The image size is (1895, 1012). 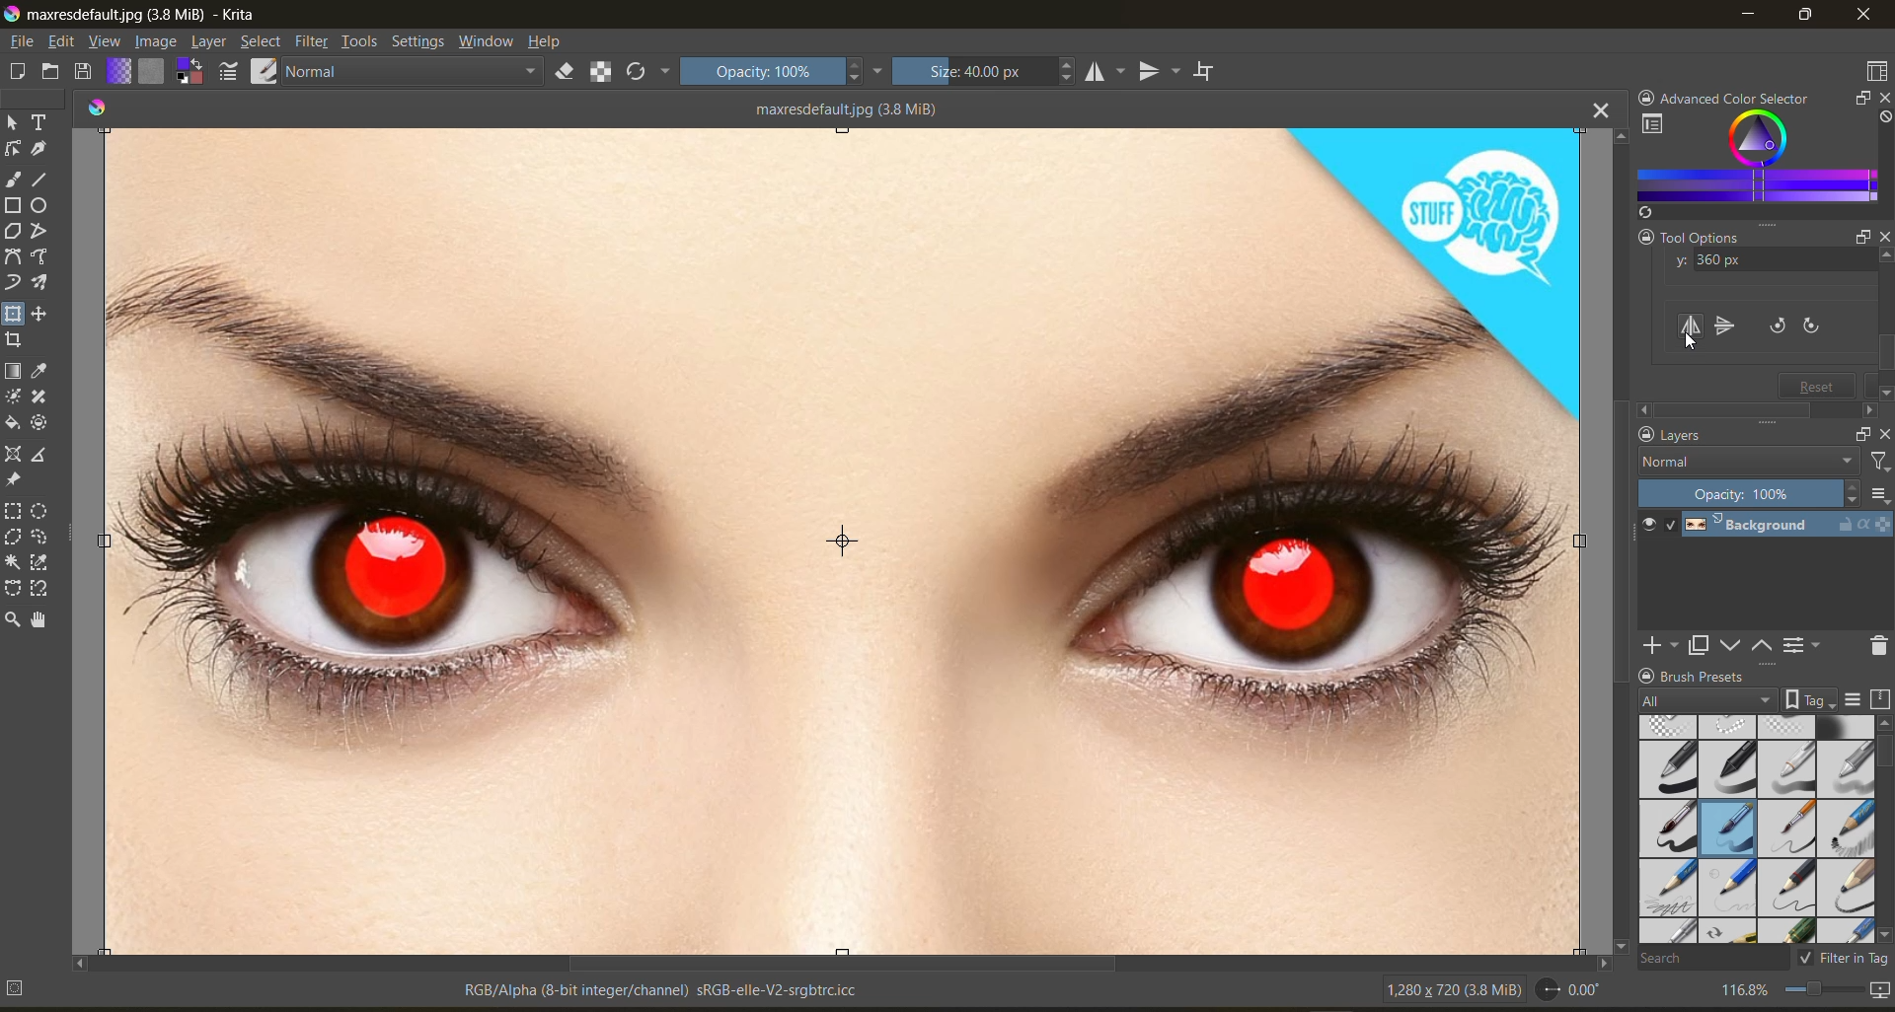 I want to click on Tool Options, so click(x=1690, y=237).